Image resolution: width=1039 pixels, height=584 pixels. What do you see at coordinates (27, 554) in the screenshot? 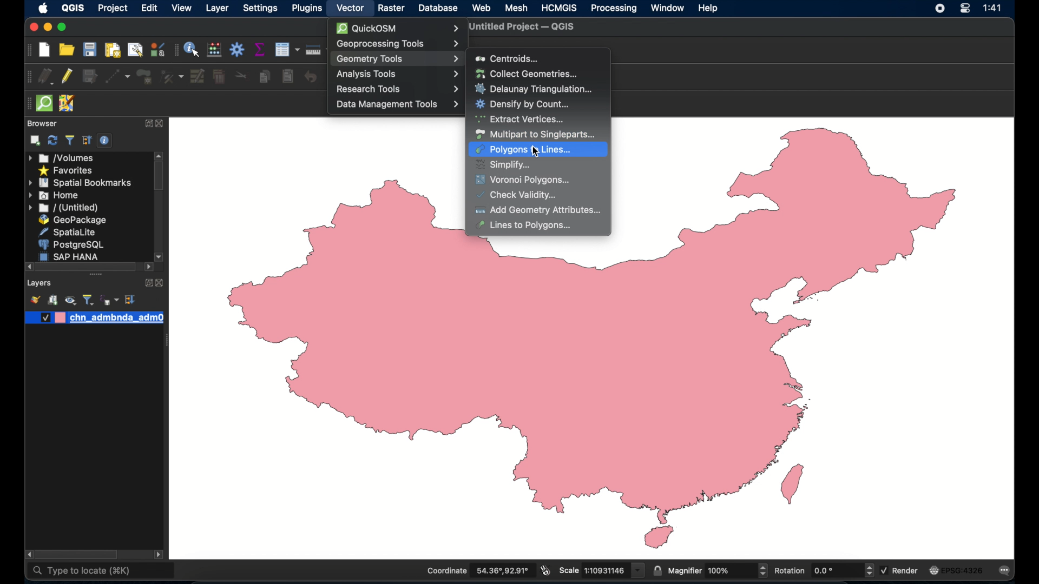
I see `scroll right arrow` at bounding box center [27, 554].